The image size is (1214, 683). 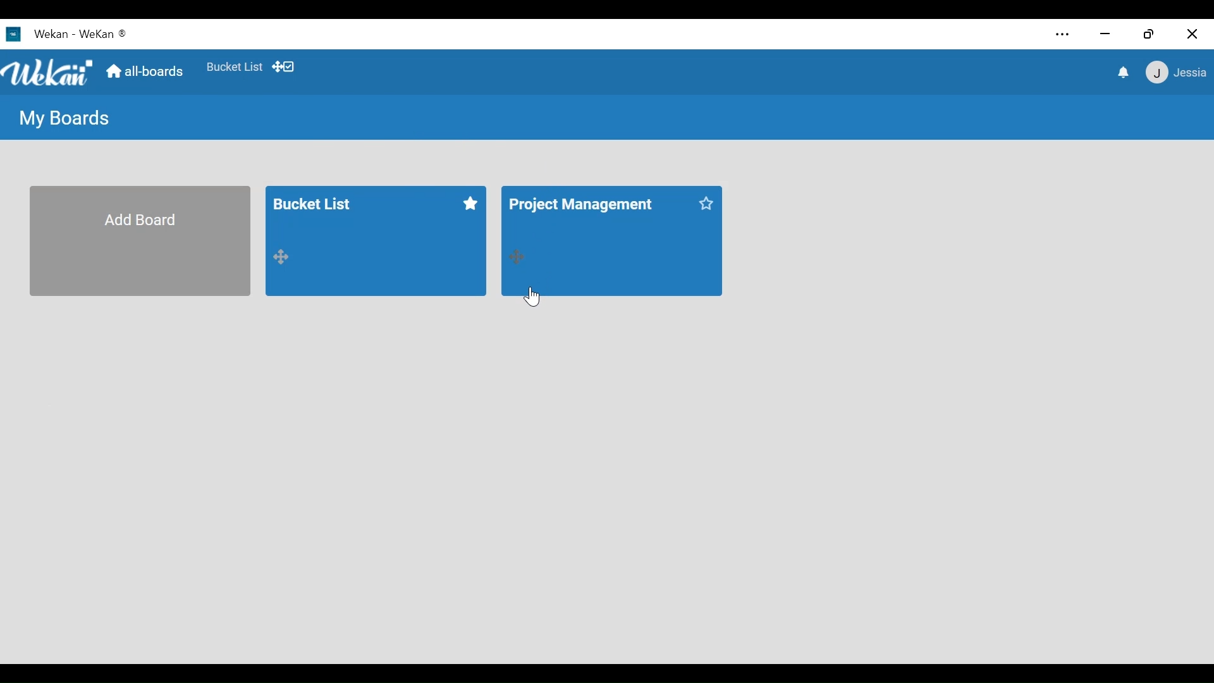 I want to click on star, so click(x=474, y=205).